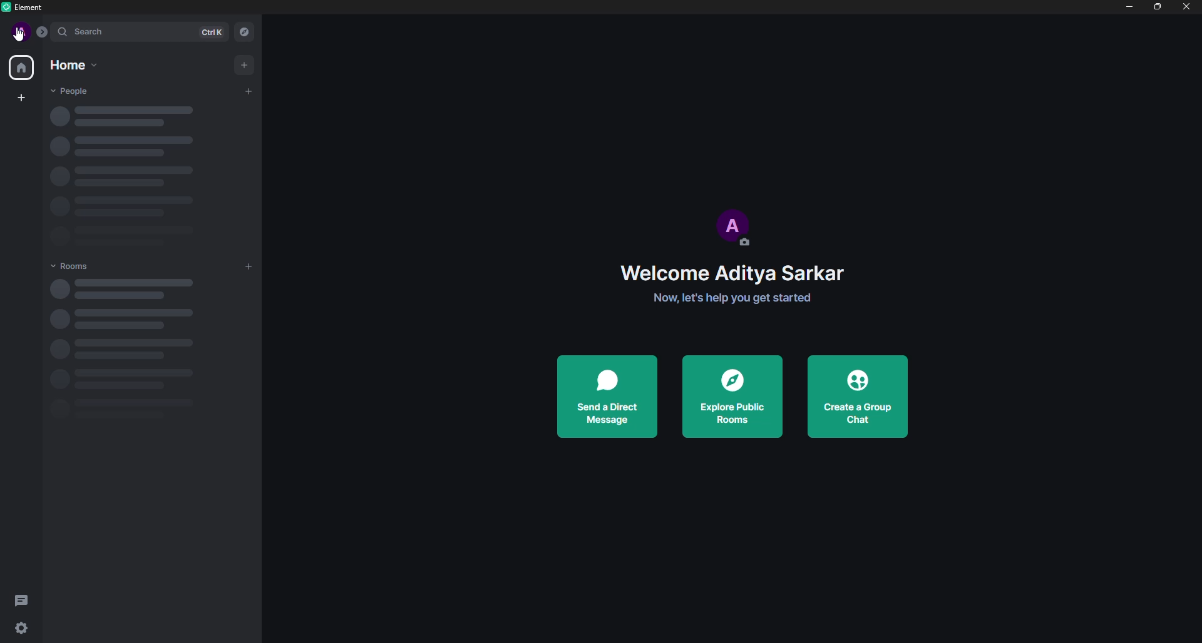 The width and height of the screenshot is (1202, 643). Describe the element at coordinates (737, 229) in the screenshot. I see `profile picture` at that location.